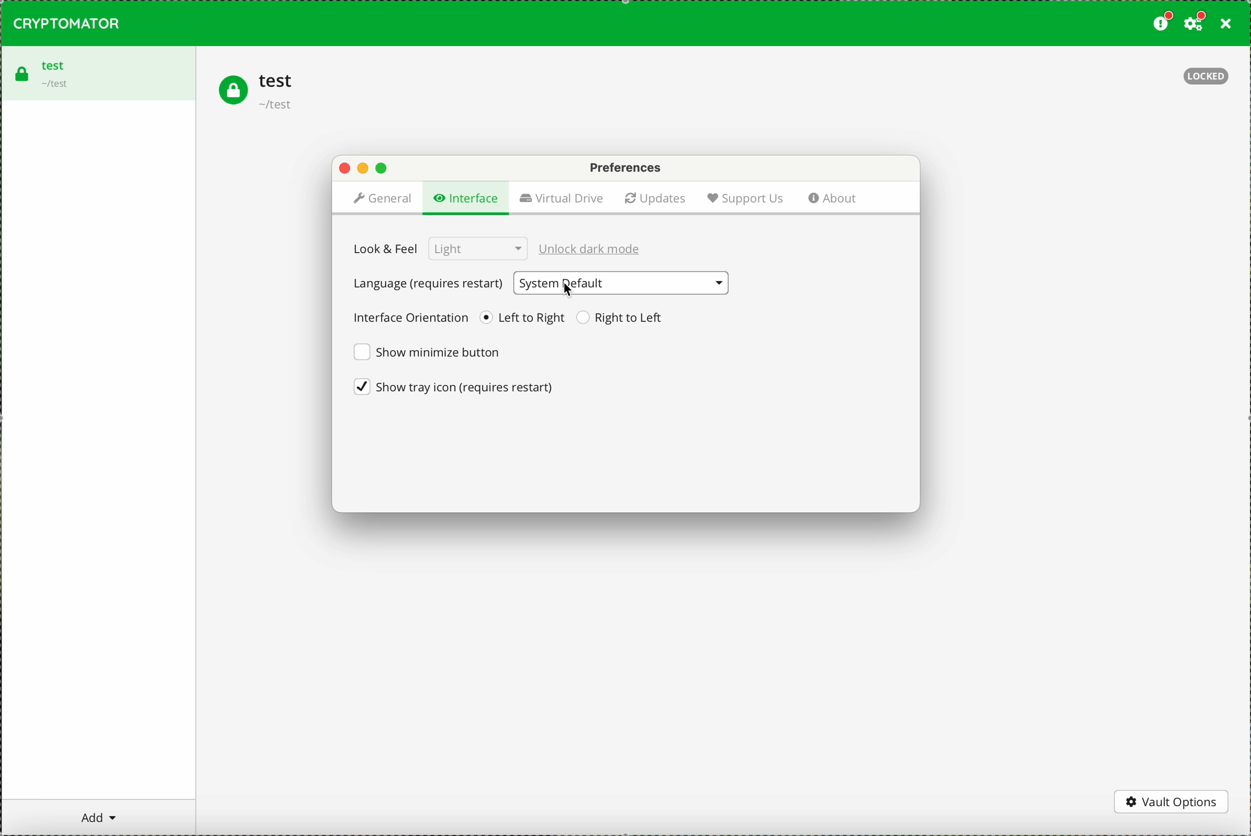 Image resolution: width=1251 pixels, height=836 pixels. Describe the element at coordinates (97, 73) in the screenshot. I see `test vault` at that location.